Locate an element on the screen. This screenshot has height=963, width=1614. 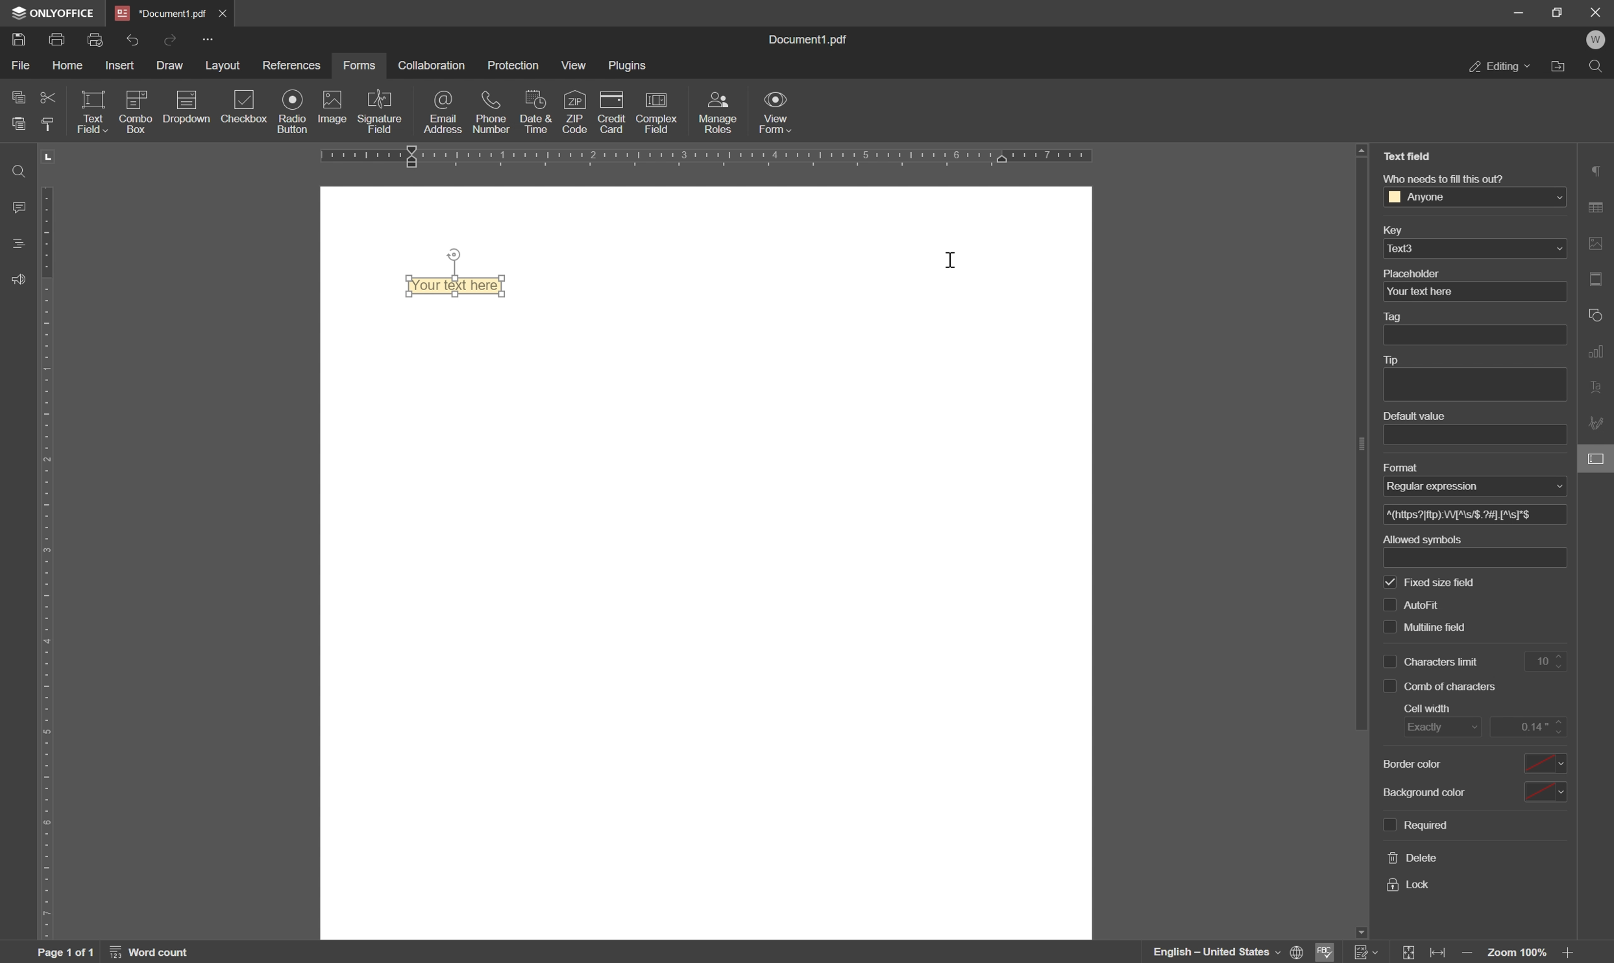
print is located at coordinates (58, 41).